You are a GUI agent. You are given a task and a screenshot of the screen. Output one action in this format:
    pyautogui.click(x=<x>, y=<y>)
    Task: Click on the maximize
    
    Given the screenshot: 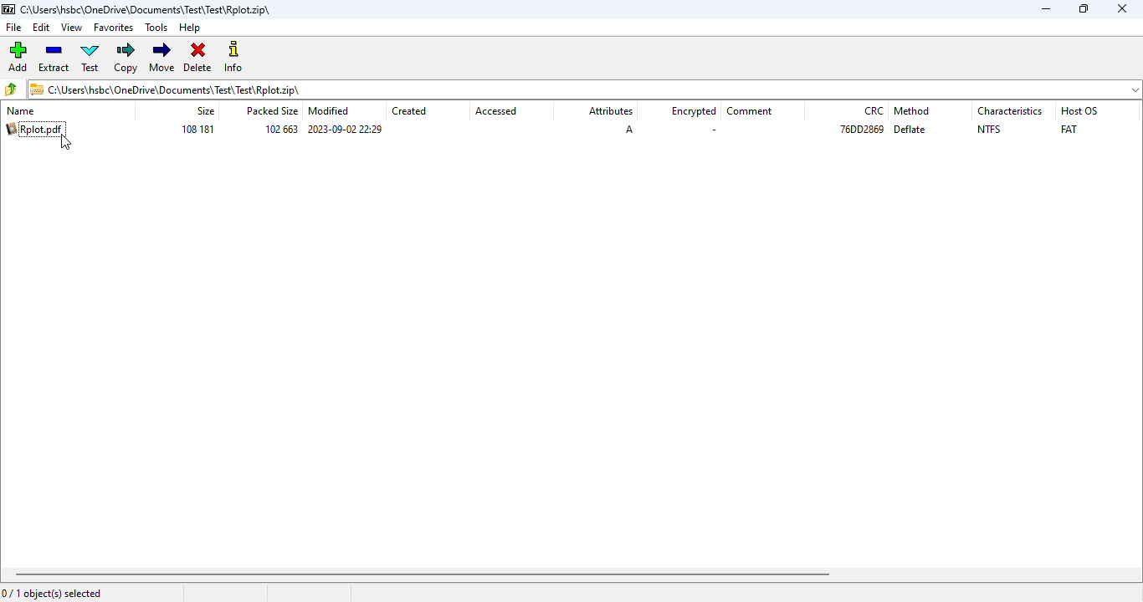 What is the action you would take?
    pyautogui.click(x=1084, y=8)
    